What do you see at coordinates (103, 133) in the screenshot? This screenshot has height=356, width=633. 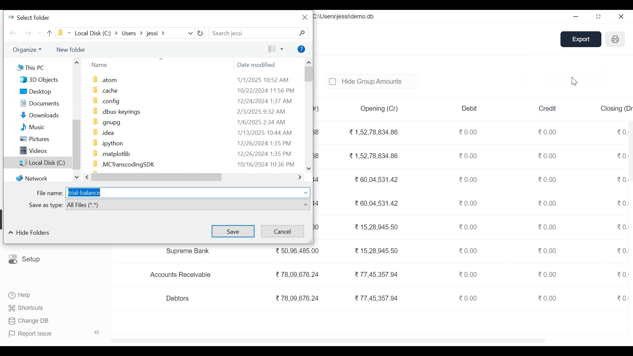 I see `.idea` at bounding box center [103, 133].